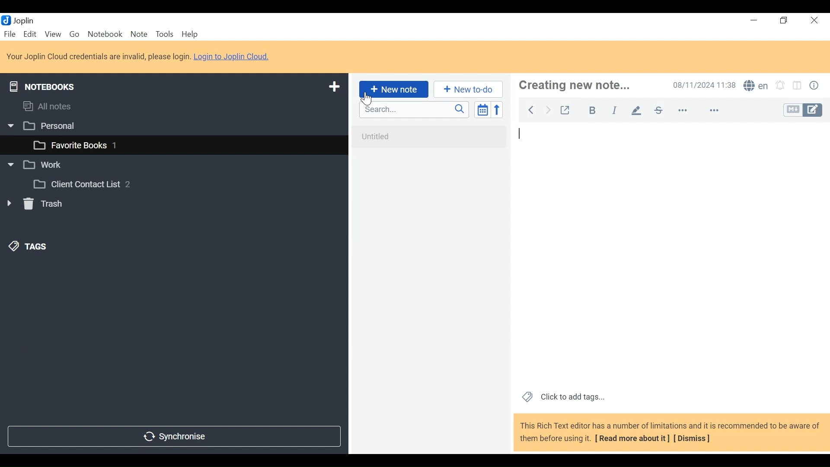  I want to click on Toggle Editor, so click(805, 110).